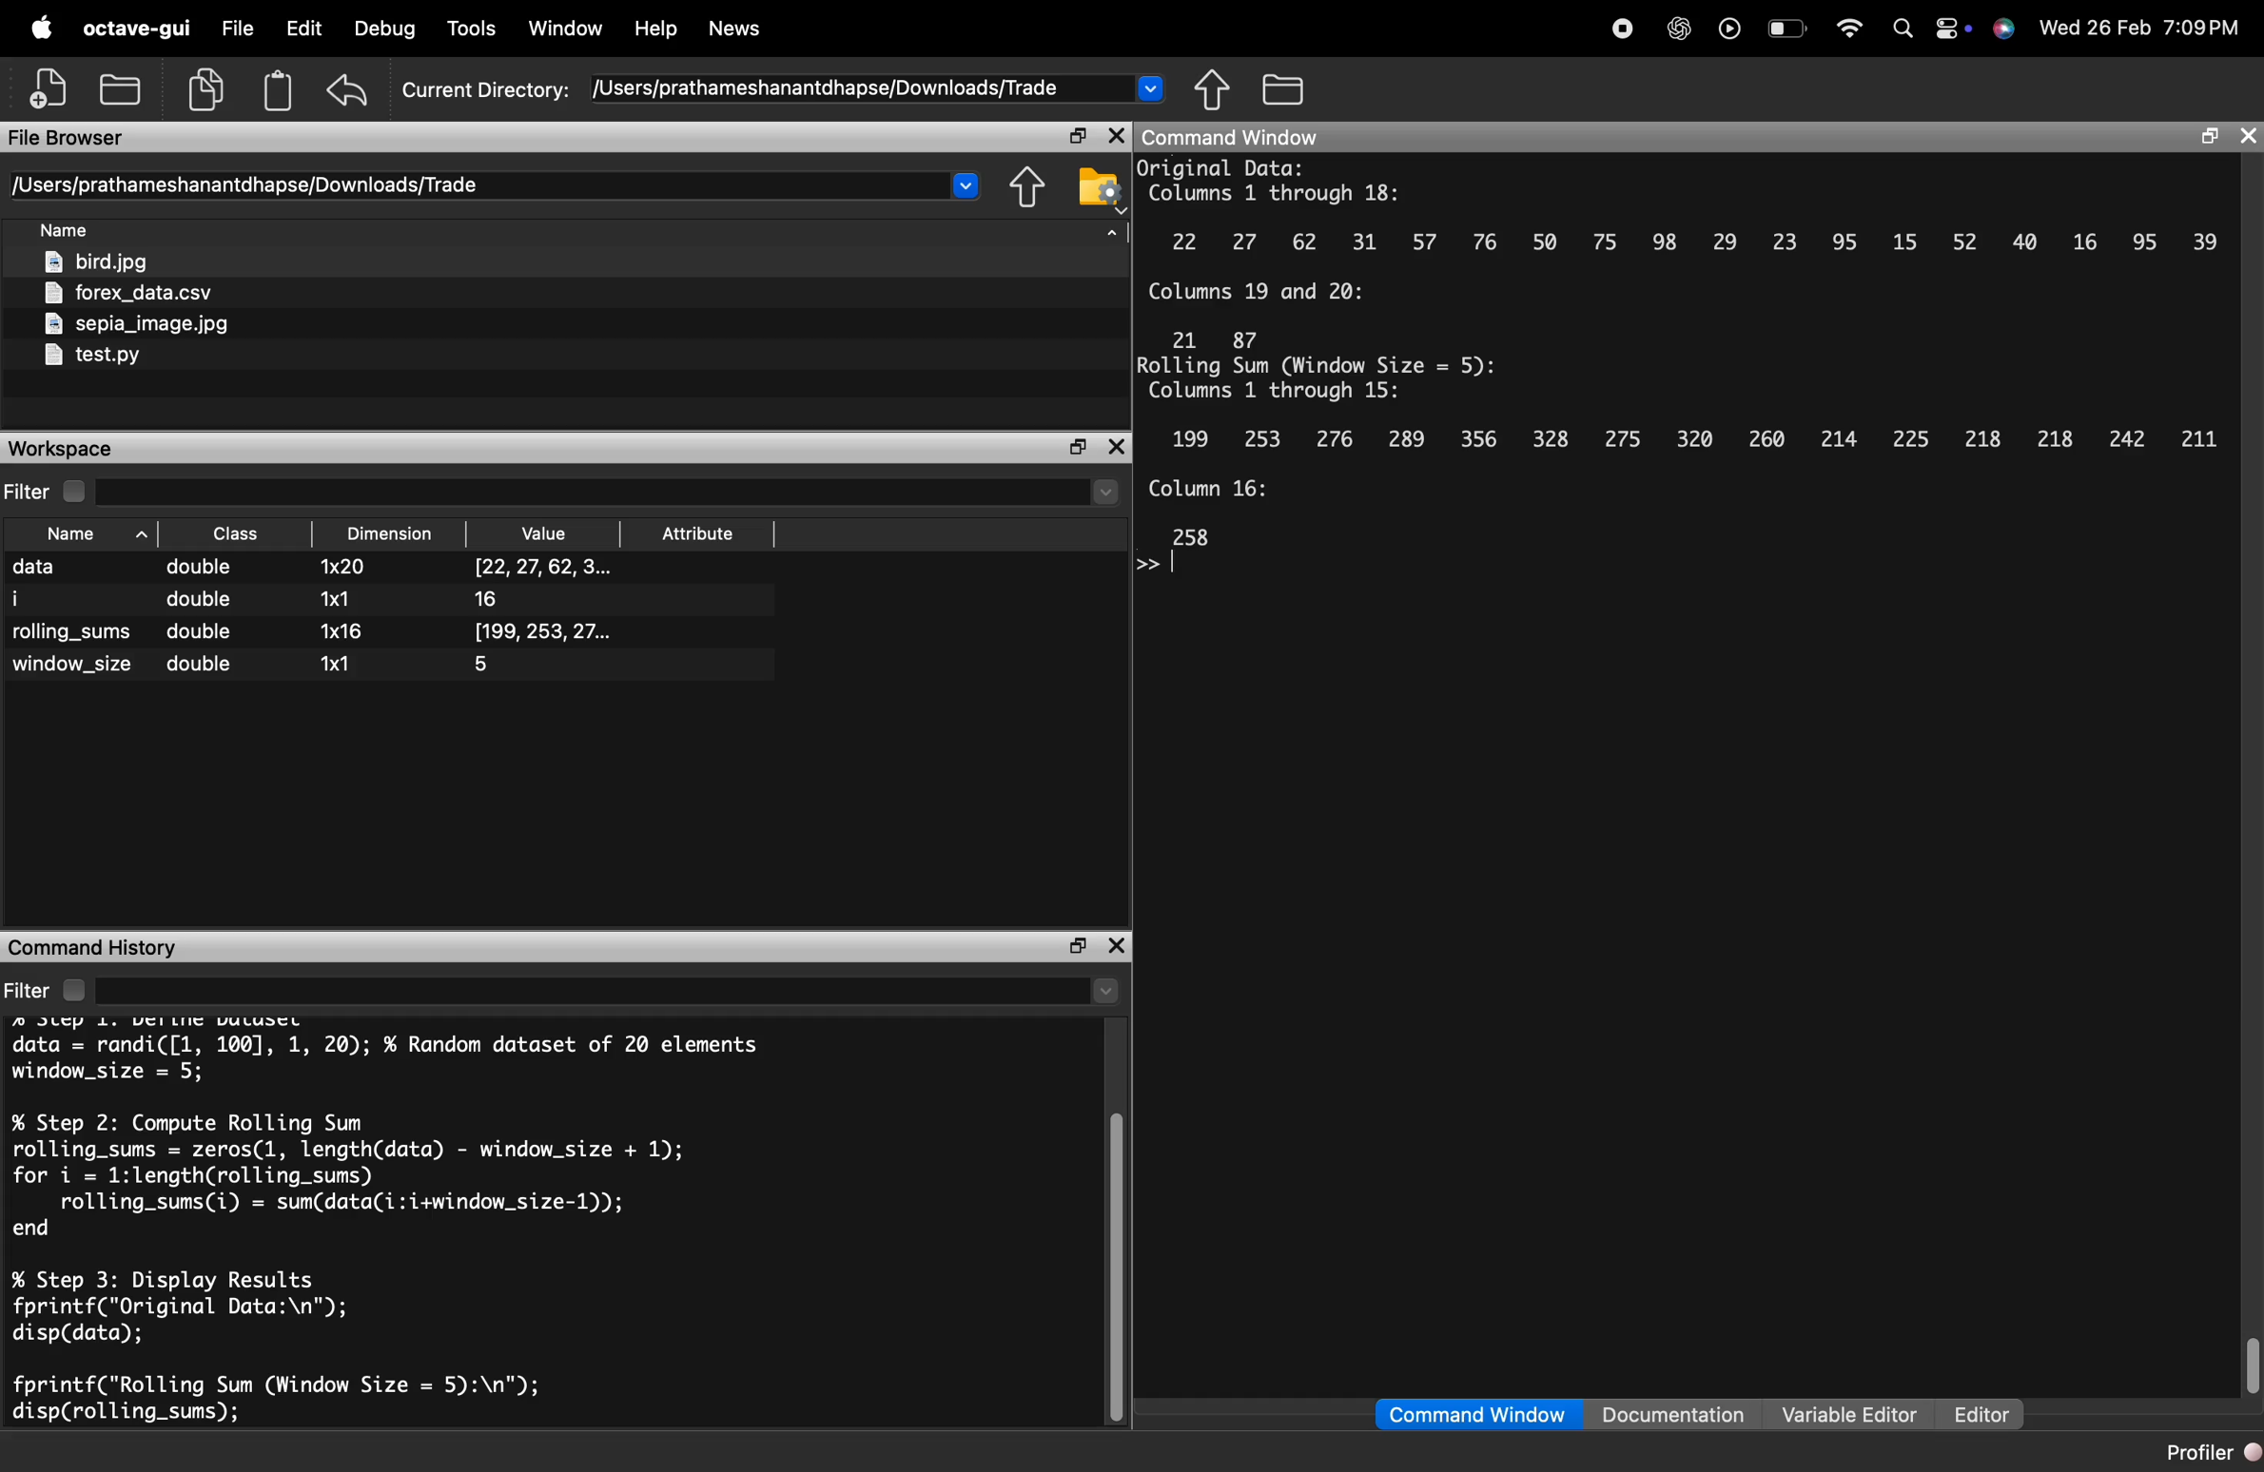  Describe the element at coordinates (389, 534) in the screenshot. I see `sort by dimension` at that location.